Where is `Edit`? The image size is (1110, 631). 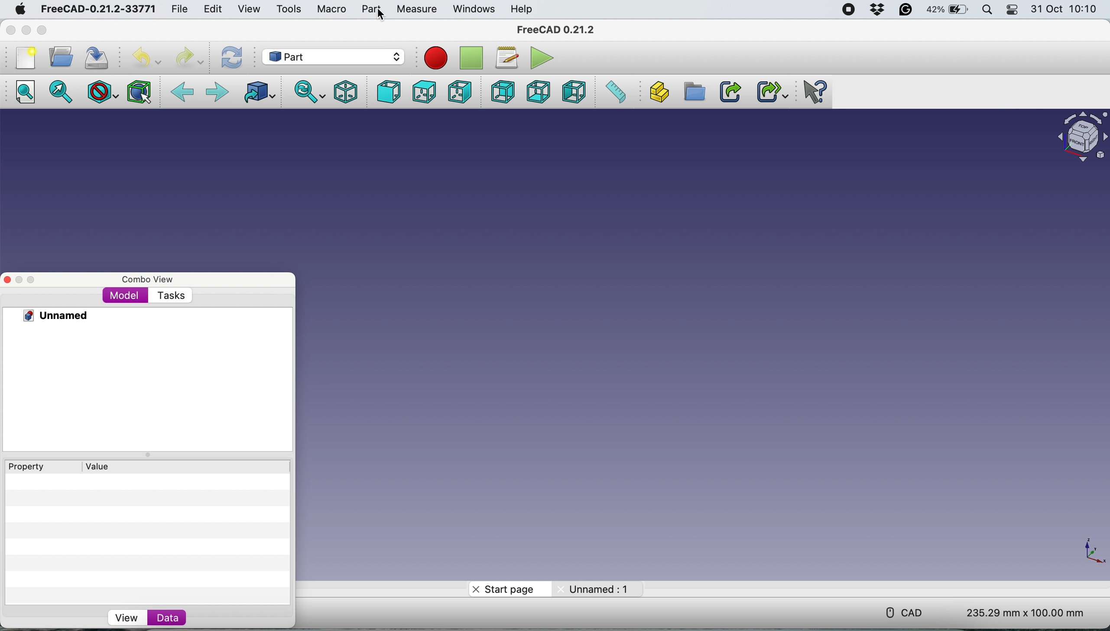
Edit is located at coordinates (214, 10).